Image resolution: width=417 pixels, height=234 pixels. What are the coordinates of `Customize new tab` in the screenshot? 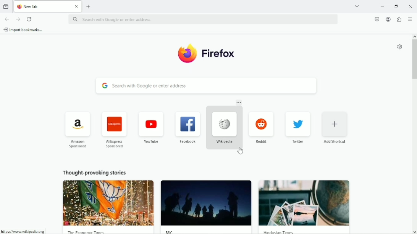 It's located at (400, 46).